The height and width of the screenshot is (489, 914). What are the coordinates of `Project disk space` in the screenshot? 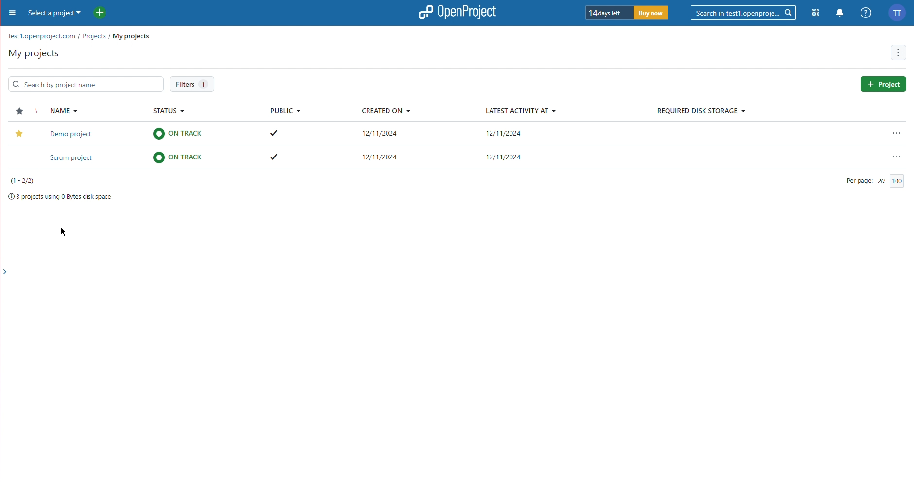 It's located at (58, 198).